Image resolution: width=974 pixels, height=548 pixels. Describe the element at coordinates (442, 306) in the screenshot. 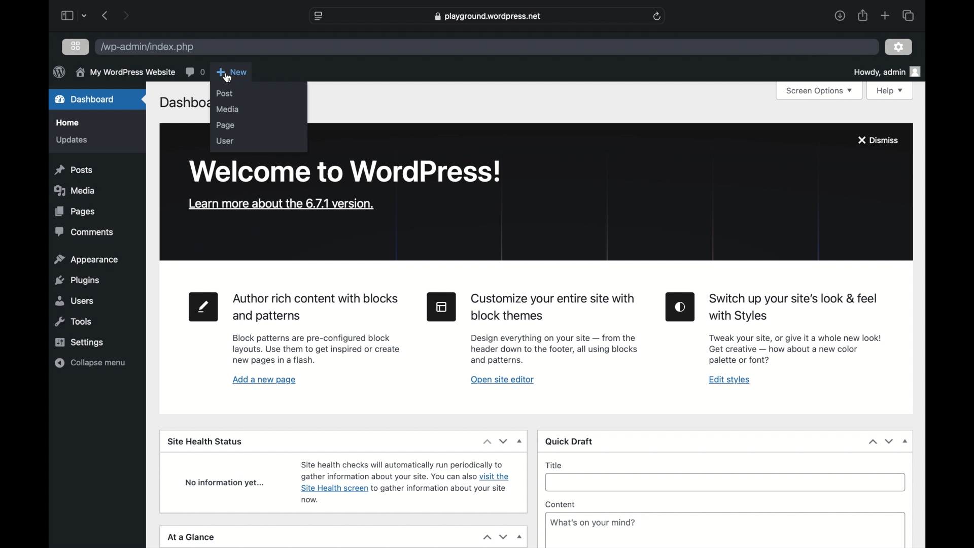

I see `site editor` at that location.